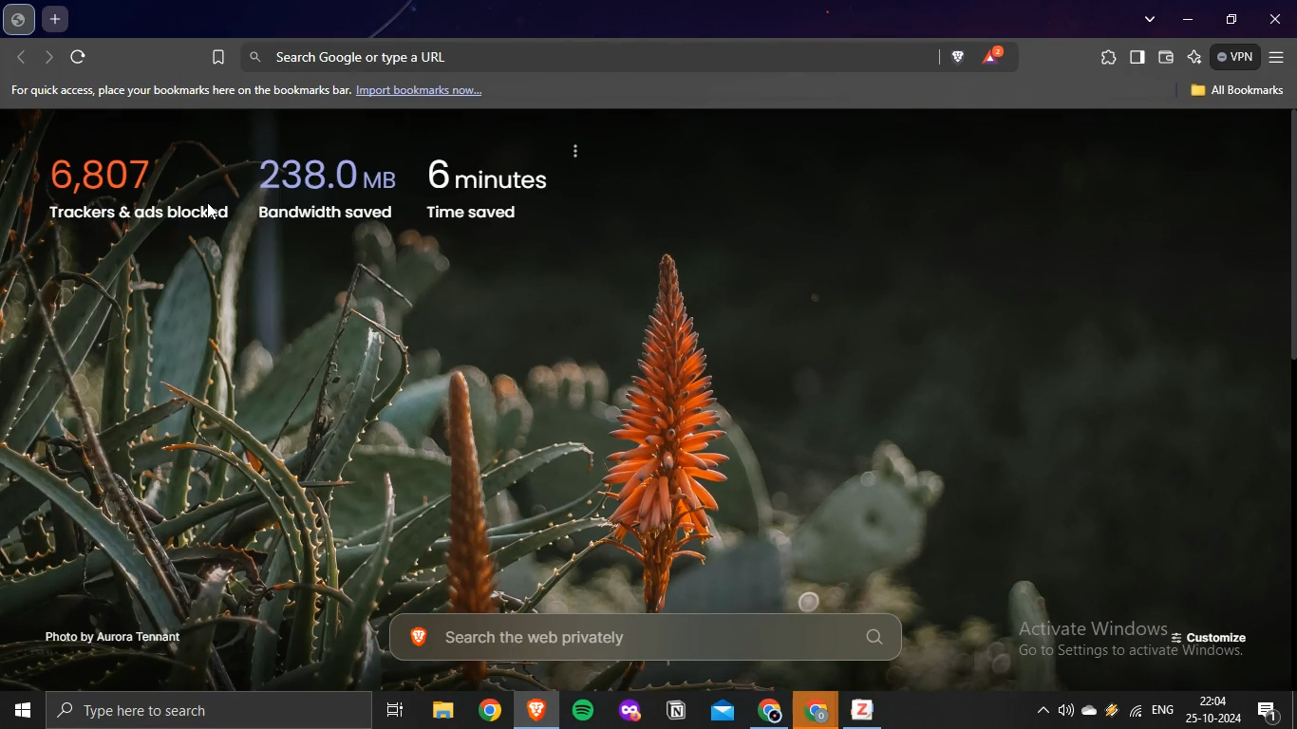  What do you see at coordinates (674, 709) in the screenshot?
I see `notion` at bounding box center [674, 709].